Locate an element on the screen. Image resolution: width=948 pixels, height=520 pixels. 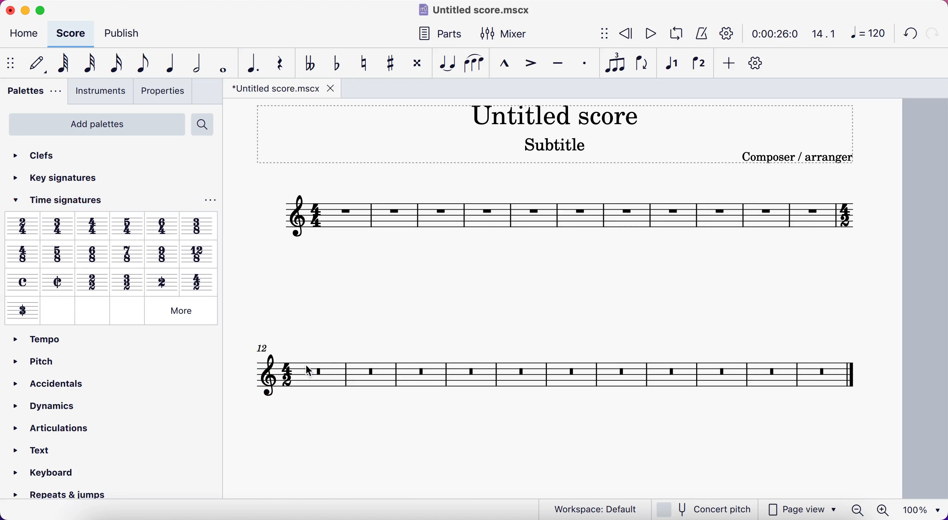
minimize is located at coordinates (26, 12).